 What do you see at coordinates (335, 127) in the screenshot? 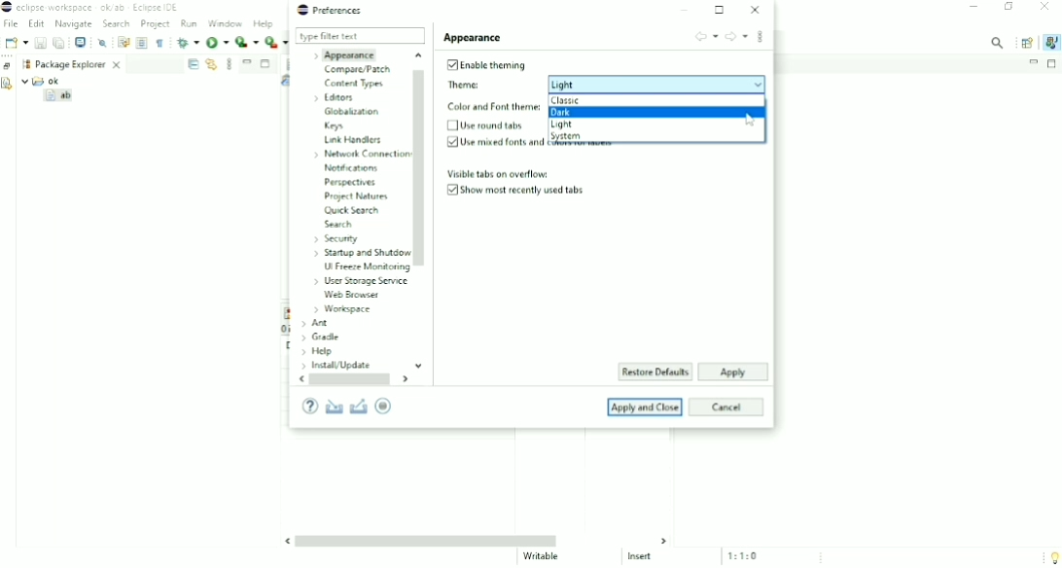
I see `Keys` at bounding box center [335, 127].